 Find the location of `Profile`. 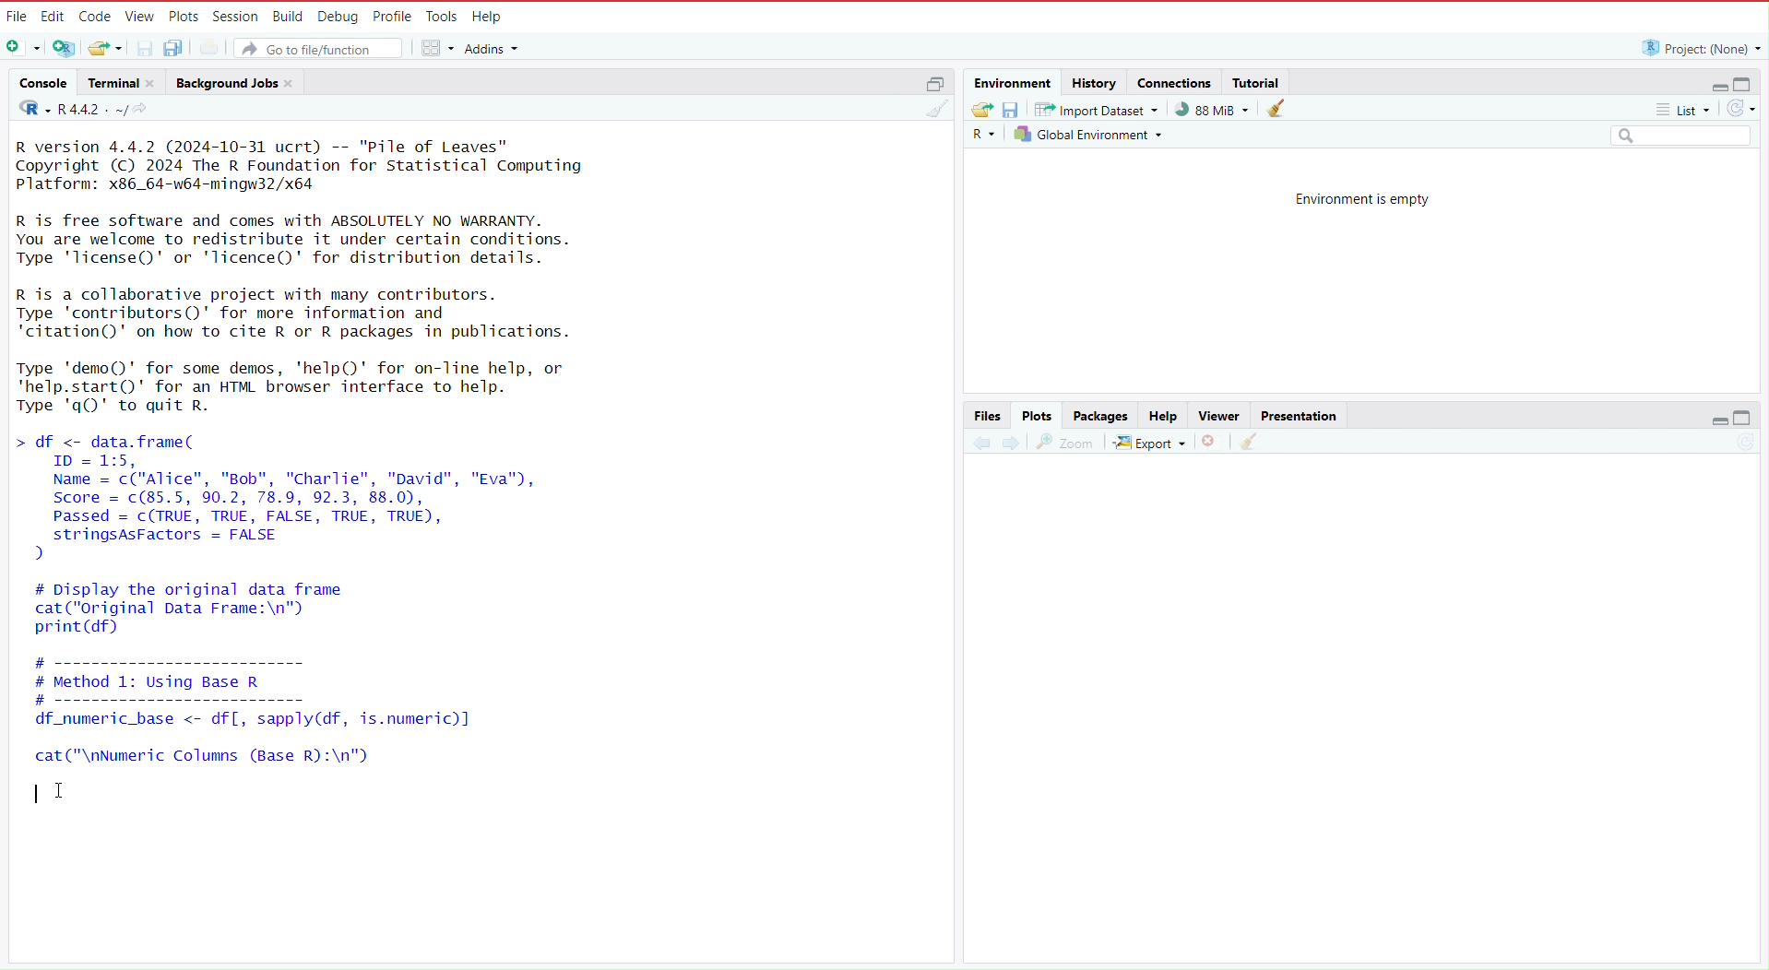

Profile is located at coordinates (393, 15).